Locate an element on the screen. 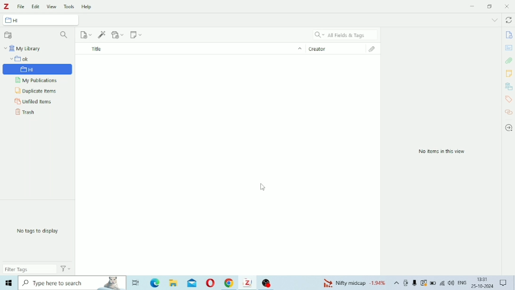 The image size is (515, 290). Show hidden icons is located at coordinates (397, 283).